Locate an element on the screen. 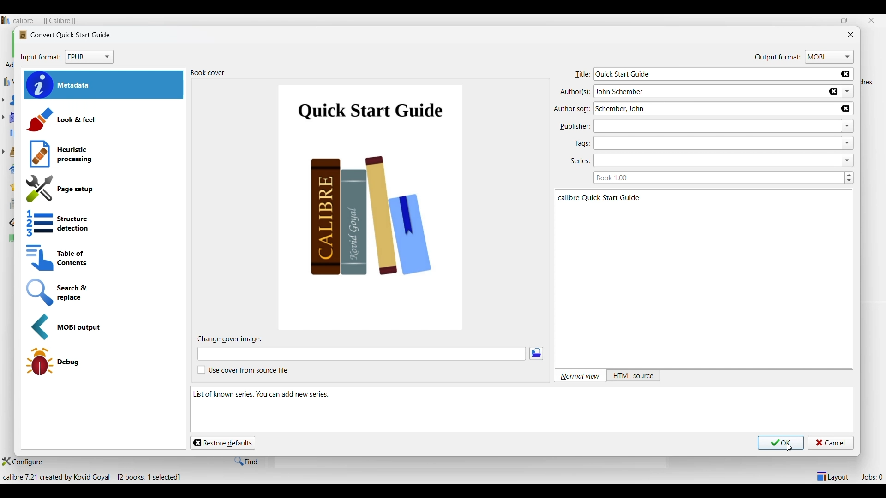  Restore defaults is located at coordinates (222, 443).